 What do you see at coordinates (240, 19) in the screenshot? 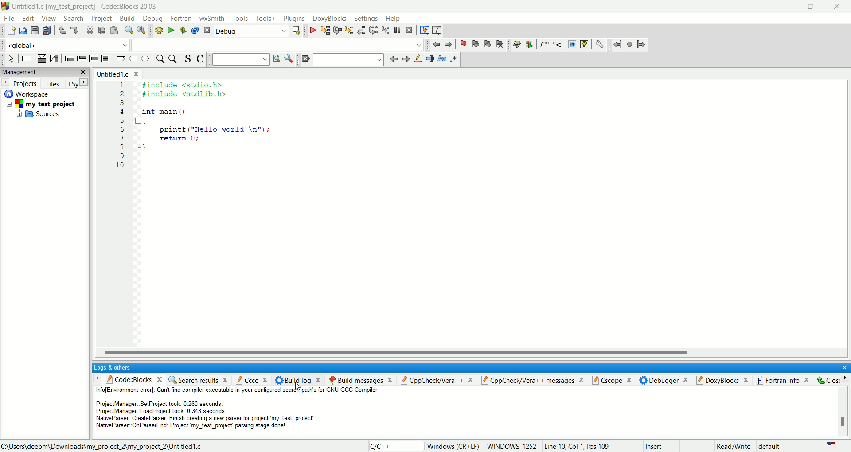
I see `tools` at bounding box center [240, 19].